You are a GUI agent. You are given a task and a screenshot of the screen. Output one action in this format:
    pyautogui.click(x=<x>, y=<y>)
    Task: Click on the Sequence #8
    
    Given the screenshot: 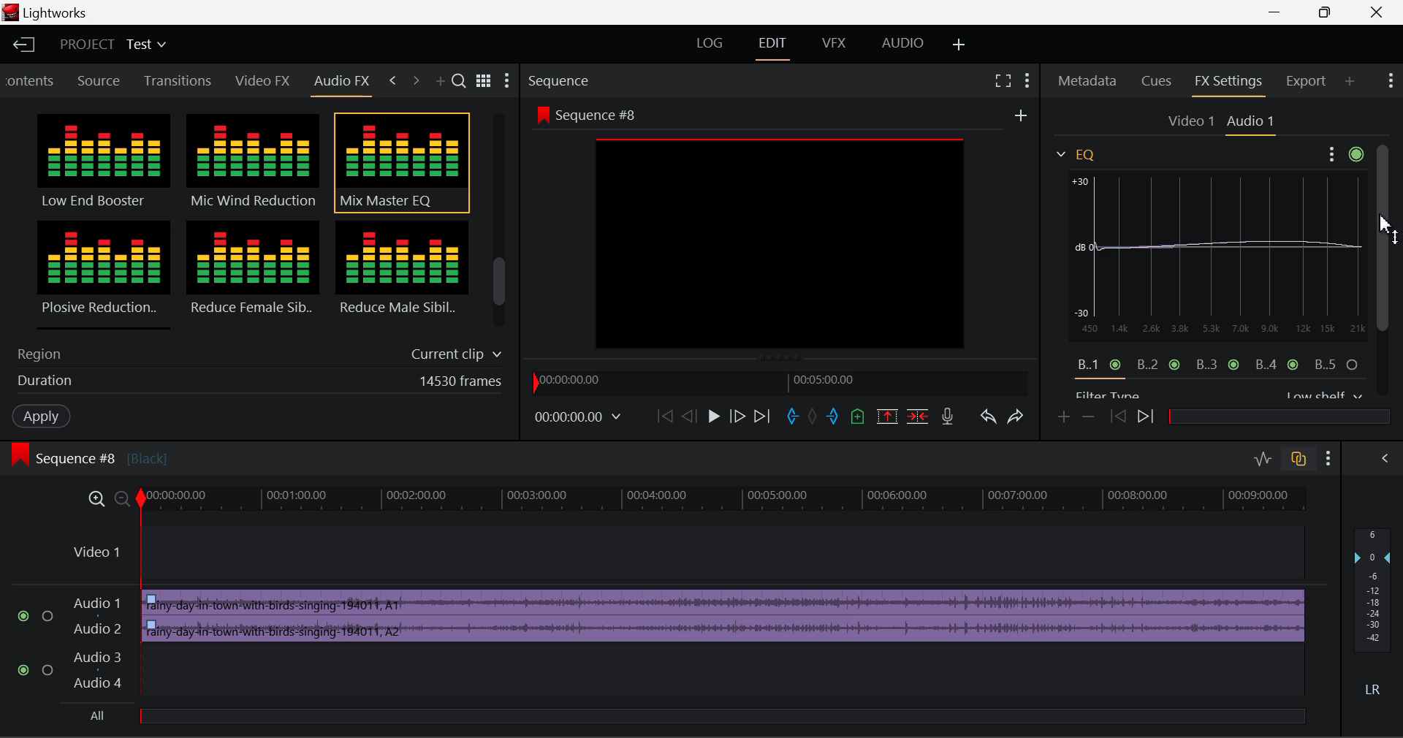 What is the action you would take?
    pyautogui.click(x=113, y=452)
    